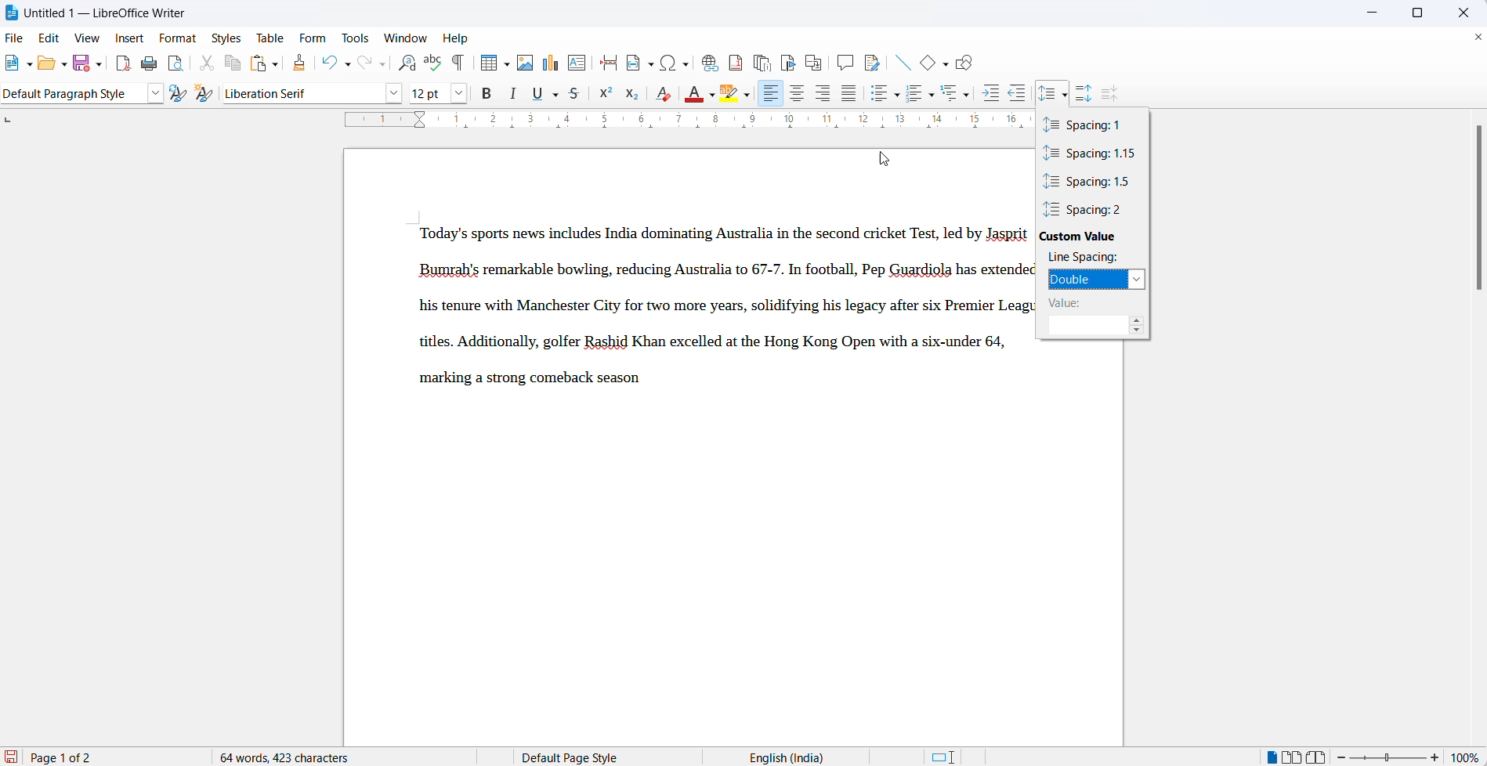 The height and width of the screenshot is (766, 1487). I want to click on toggle print preview, so click(176, 63).